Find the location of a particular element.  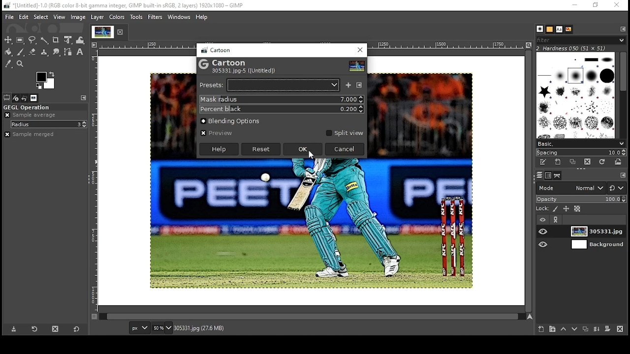

preview thumbnail is located at coordinates (357, 65).